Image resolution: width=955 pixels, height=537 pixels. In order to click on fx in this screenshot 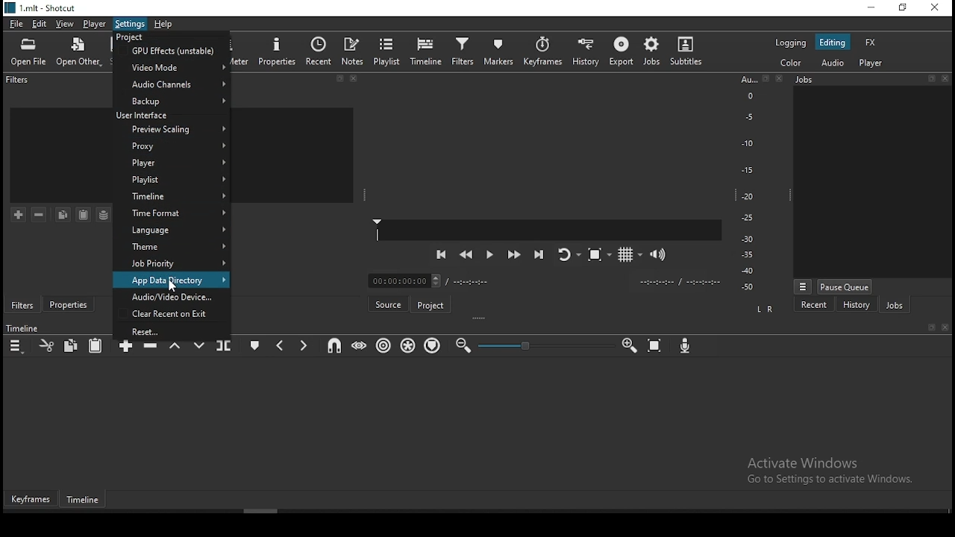, I will do `click(871, 42)`.